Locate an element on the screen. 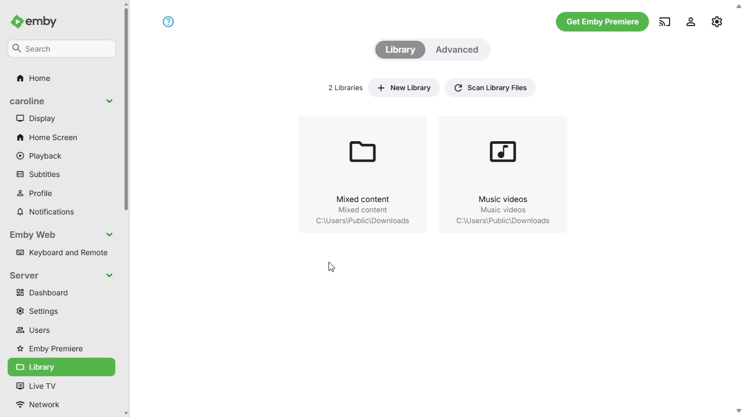 This screenshot has width=743, height=417. Music videos
Music videos
Ci\Users\Public\Downloads is located at coordinates (500, 213).